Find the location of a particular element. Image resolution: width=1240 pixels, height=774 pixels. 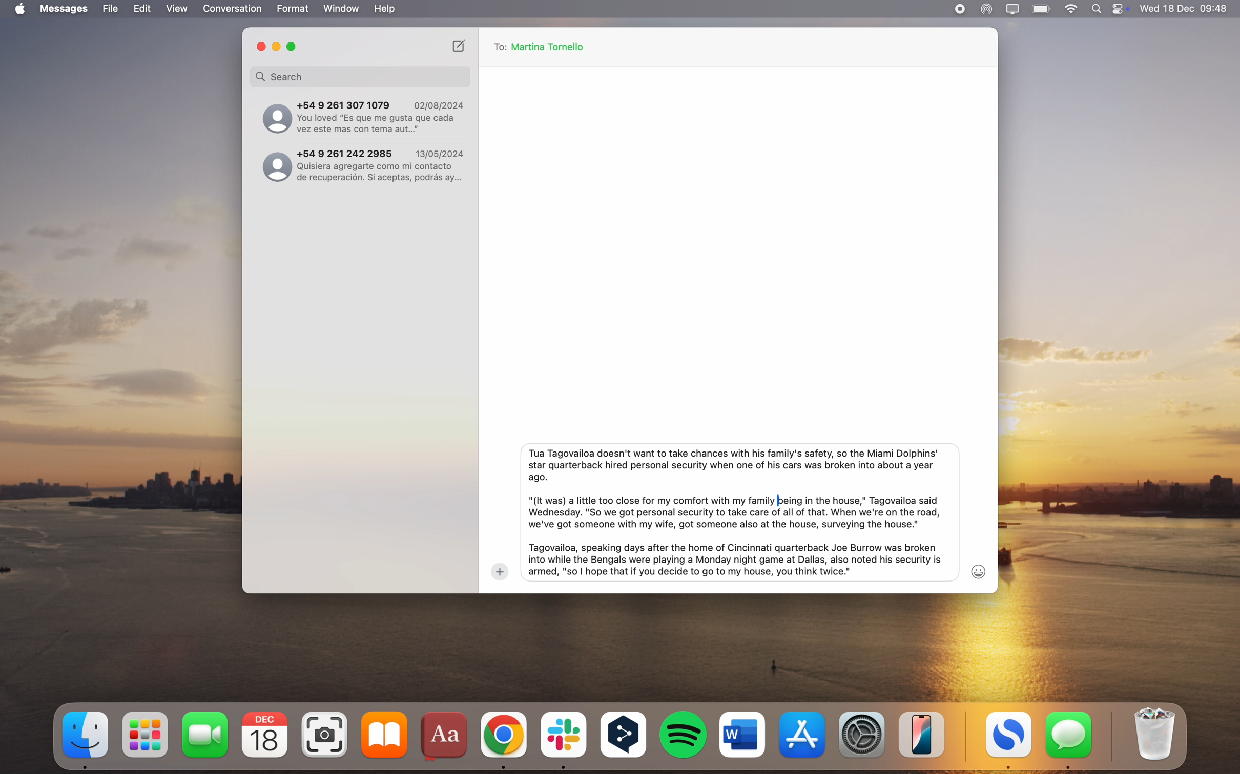

screen controls is located at coordinates (1122, 9).